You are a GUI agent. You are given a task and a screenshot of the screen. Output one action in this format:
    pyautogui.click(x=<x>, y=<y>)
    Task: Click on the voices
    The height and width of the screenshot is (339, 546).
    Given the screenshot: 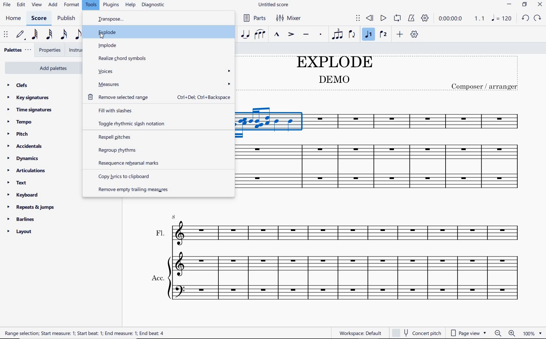 What is the action you would take?
    pyautogui.click(x=161, y=72)
    